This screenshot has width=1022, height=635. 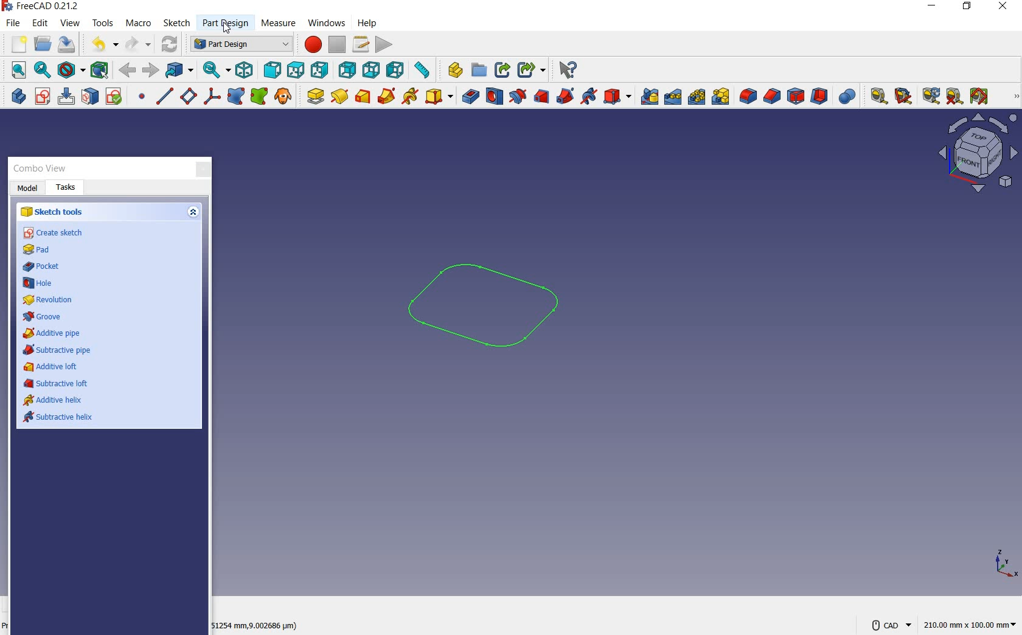 What do you see at coordinates (340, 97) in the screenshot?
I see `revolution` at bounding box center [340, 97].